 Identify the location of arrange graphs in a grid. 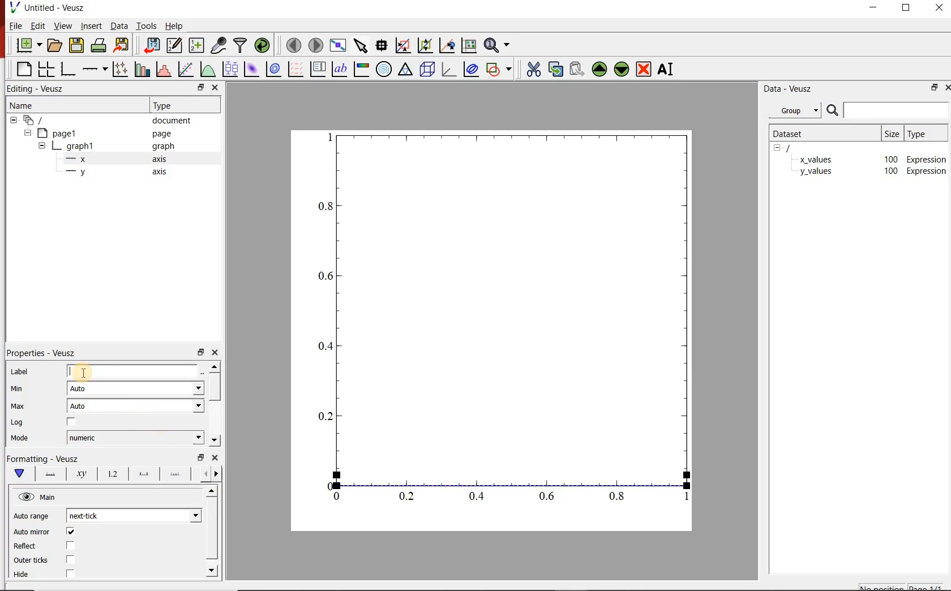
(46, 70).